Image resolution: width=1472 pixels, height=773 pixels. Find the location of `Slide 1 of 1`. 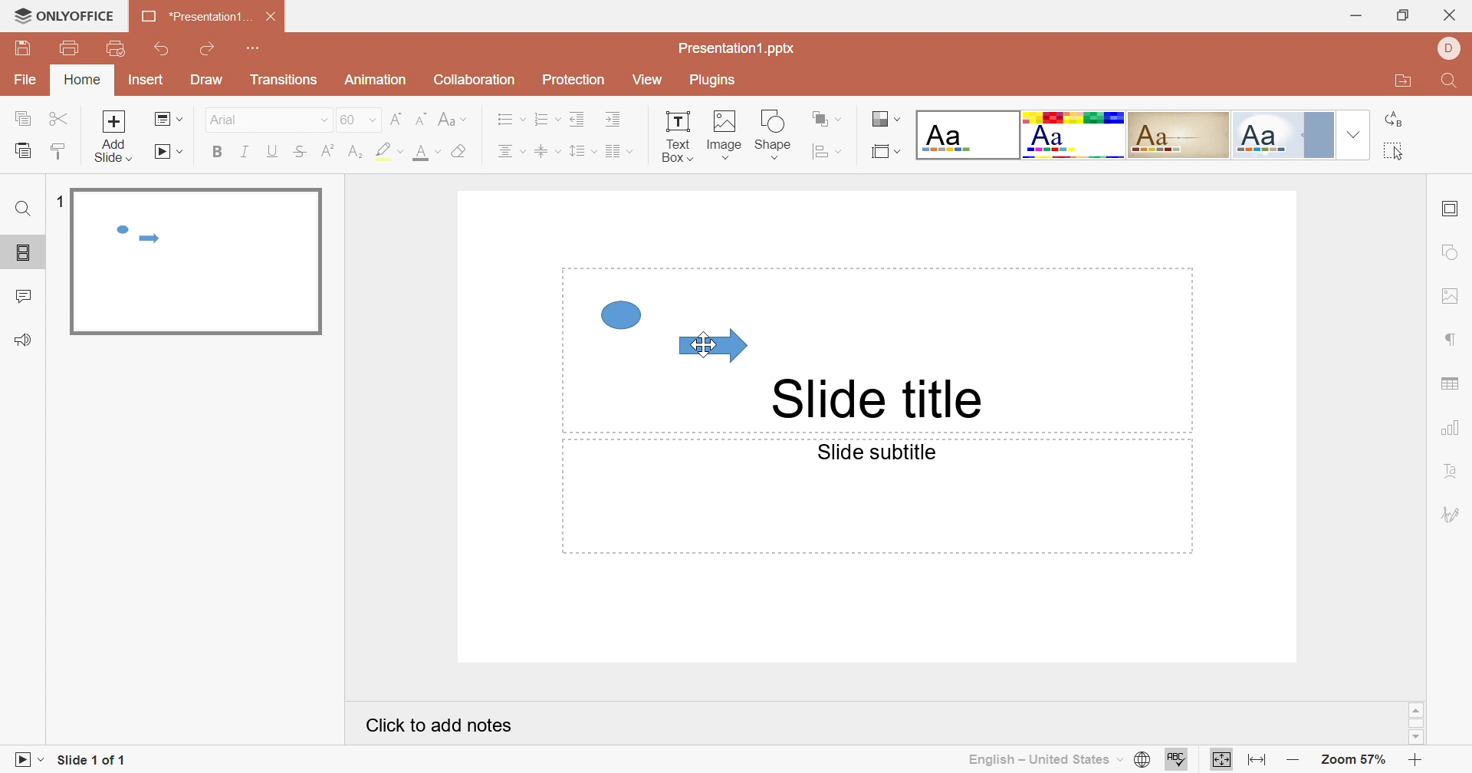

Slide 1 of 1 is located at coordinates (95, 760).